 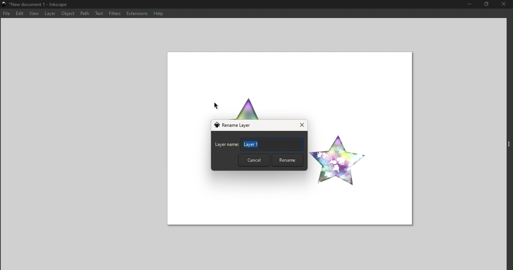 I want to click on Rename layer, so click(x=235, y=126).